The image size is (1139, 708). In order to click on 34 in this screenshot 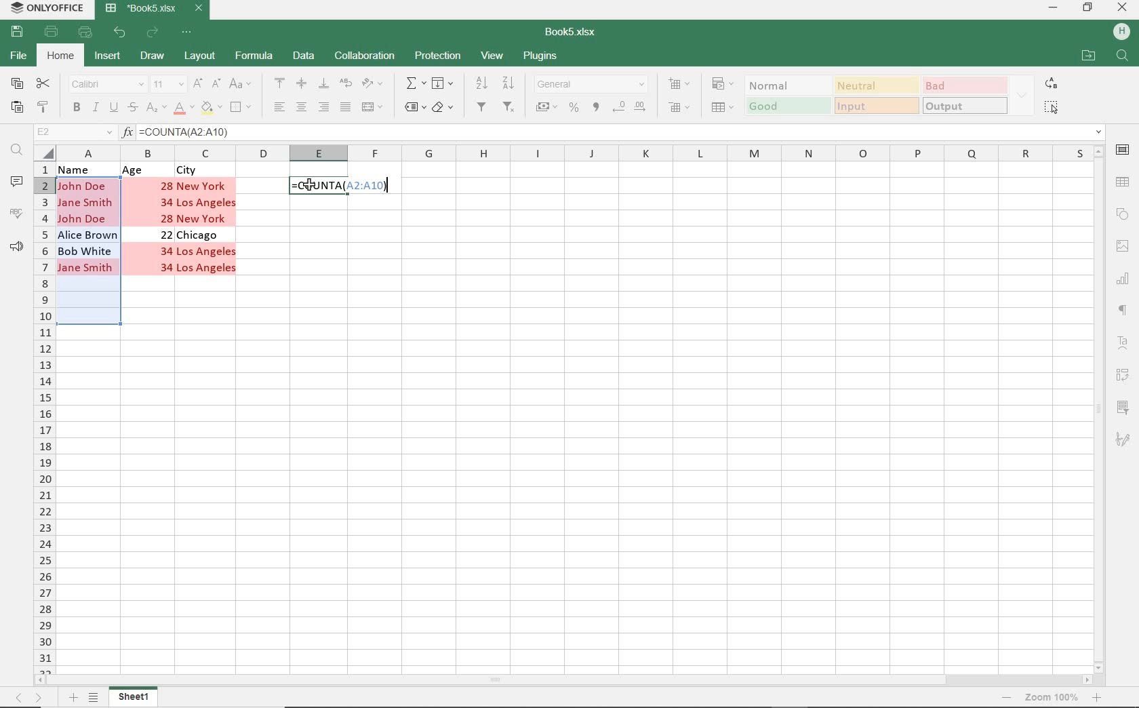, I will do `click(164, 252)`.